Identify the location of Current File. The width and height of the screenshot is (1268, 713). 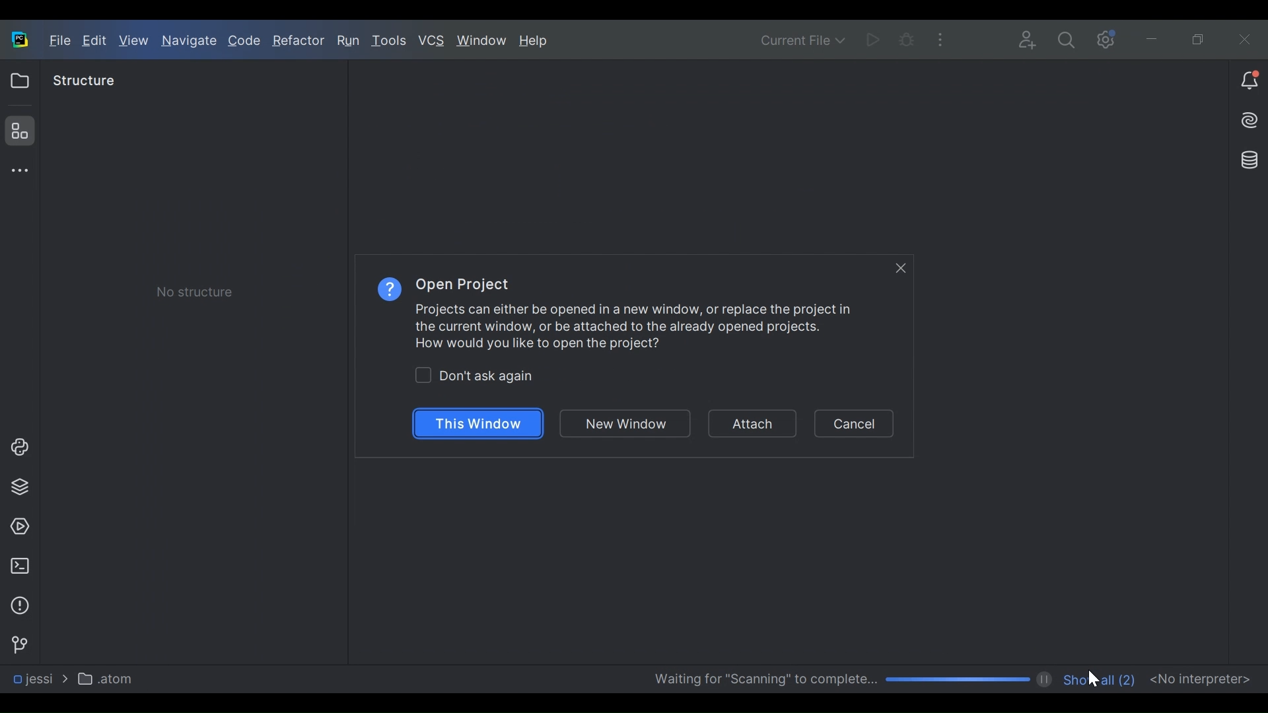
(802, 39).